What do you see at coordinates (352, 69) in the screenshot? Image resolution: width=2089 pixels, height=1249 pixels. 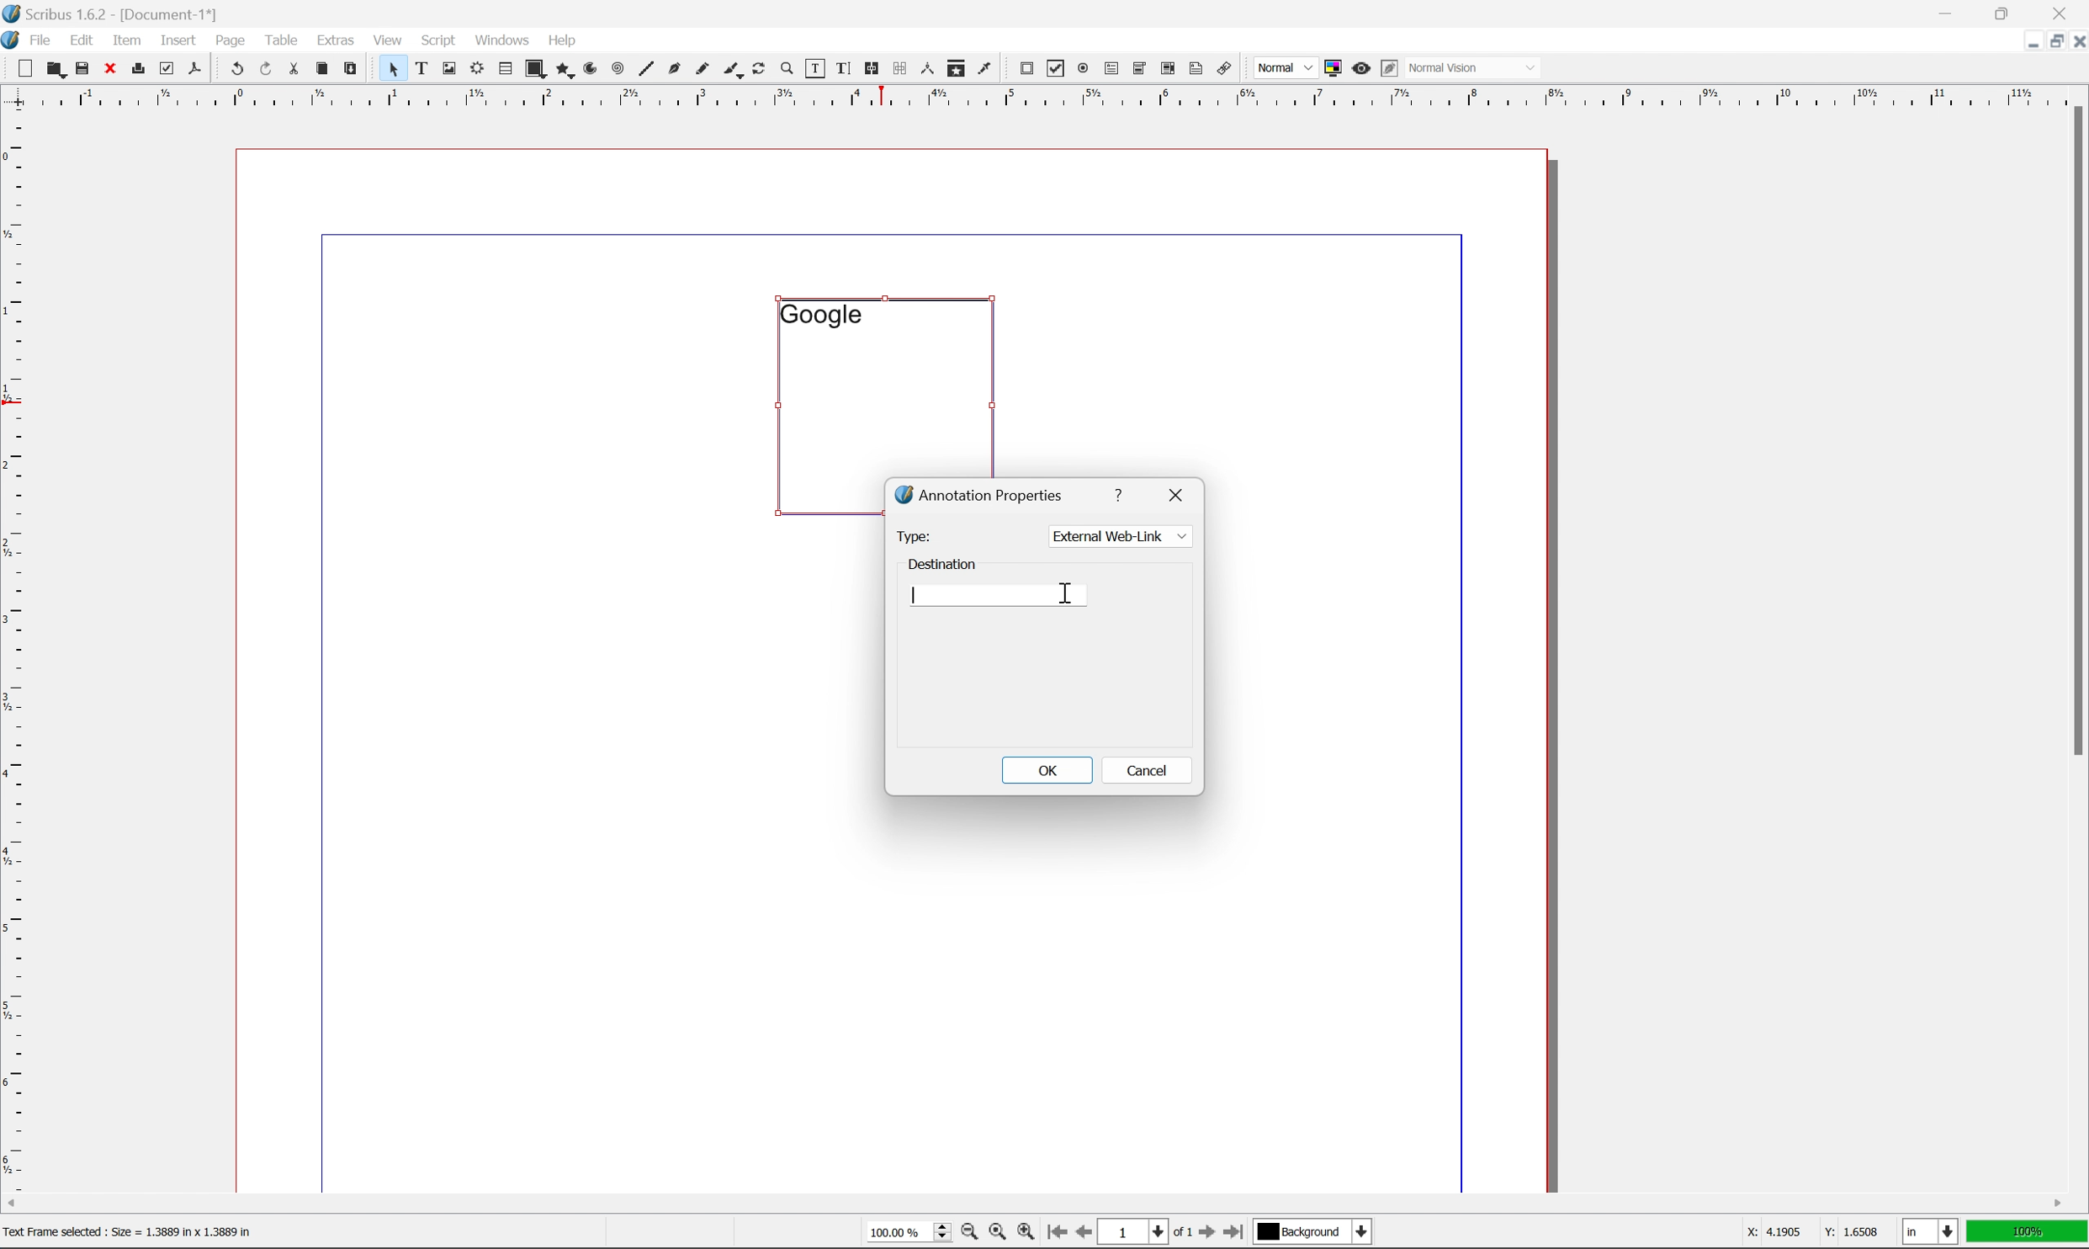 I see `paste` at bounding box center [352, 69].